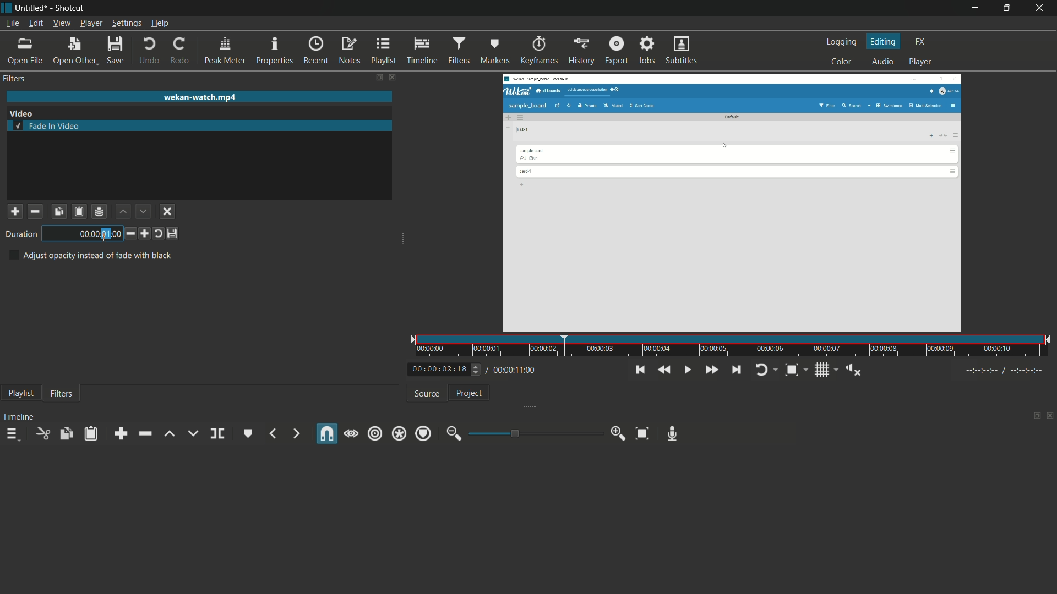  I want to click on edit menu, so click(37, 24).